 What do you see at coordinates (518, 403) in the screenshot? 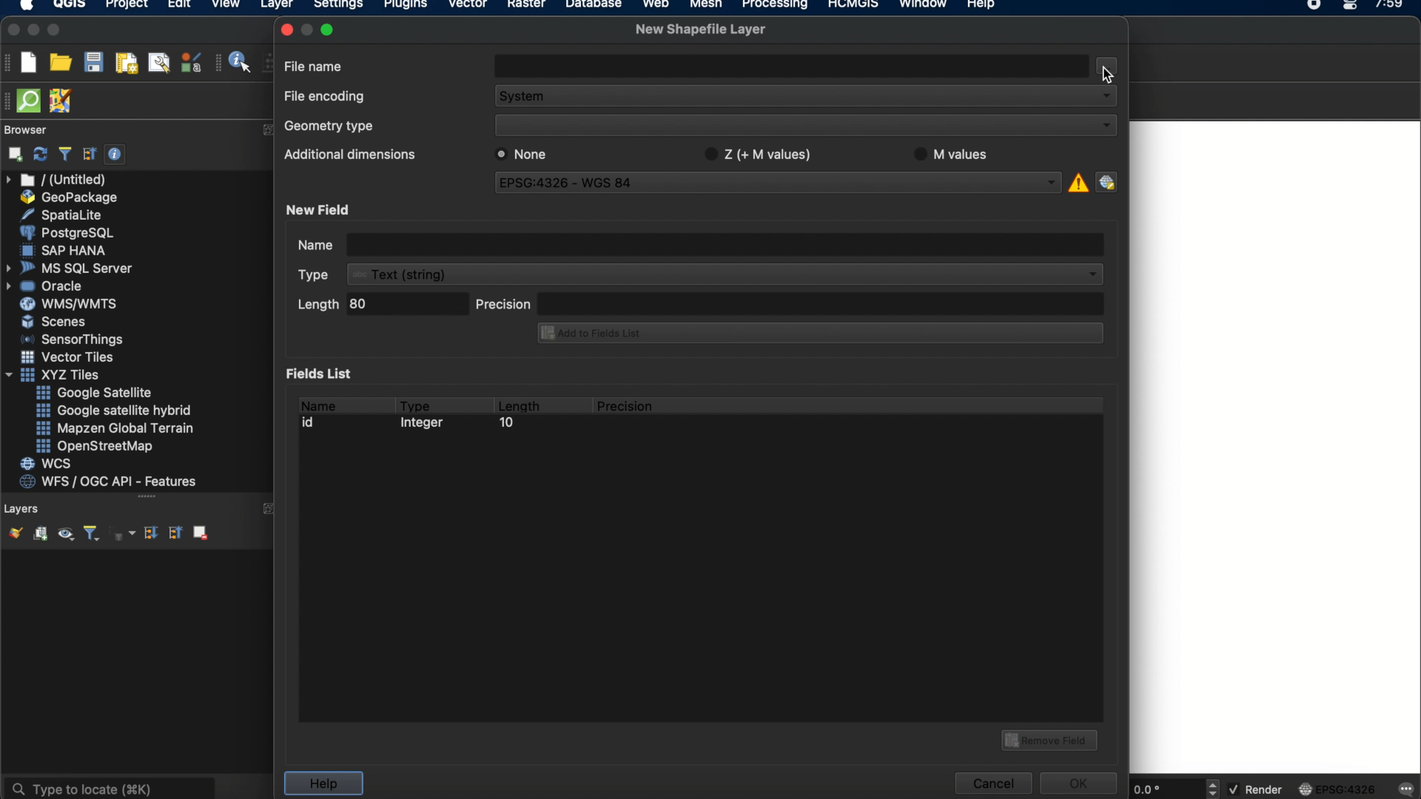
I see `length` at bounding box center [518, 403].